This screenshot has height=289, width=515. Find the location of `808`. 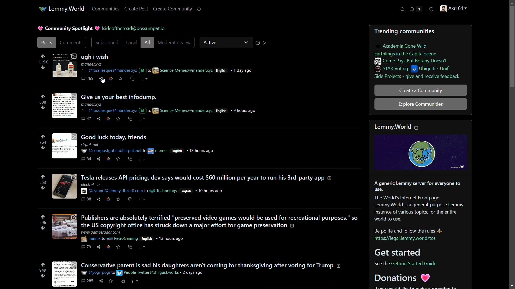

808 is located at coordinates (43, 102).